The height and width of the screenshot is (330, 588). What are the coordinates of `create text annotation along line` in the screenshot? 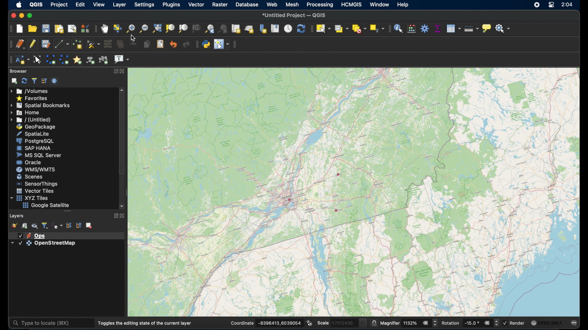 It's located at (104, 60).